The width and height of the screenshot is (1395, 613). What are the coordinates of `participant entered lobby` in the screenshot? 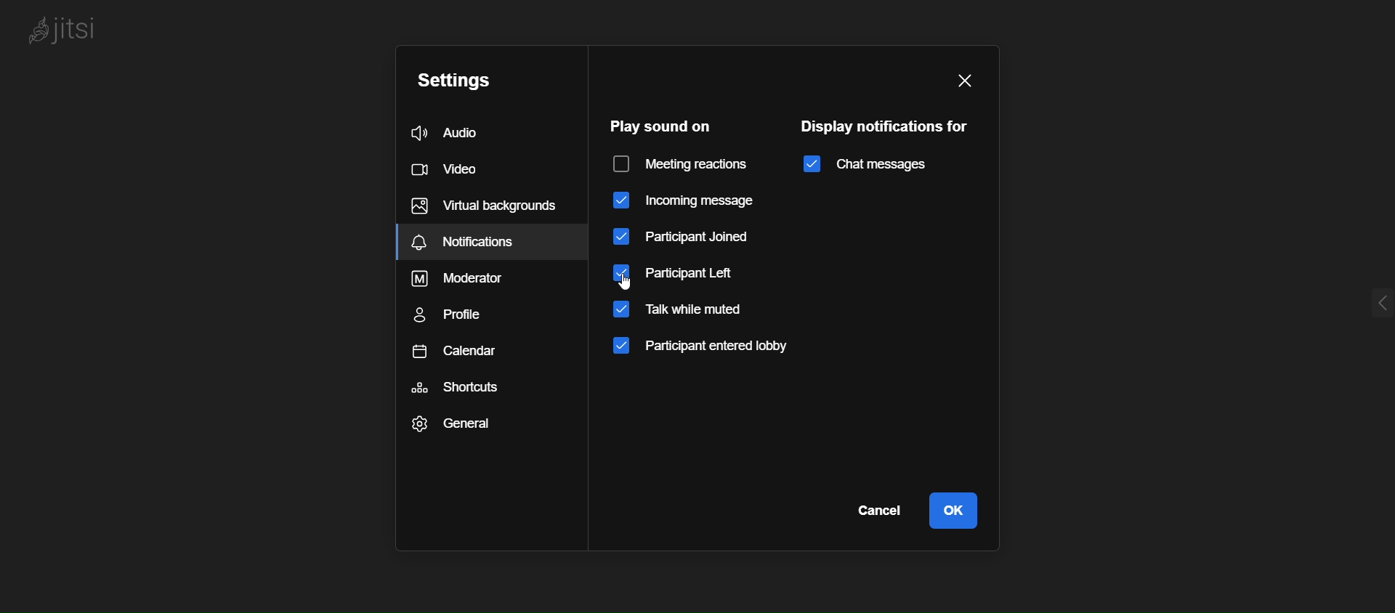 It's located at (719, 349).